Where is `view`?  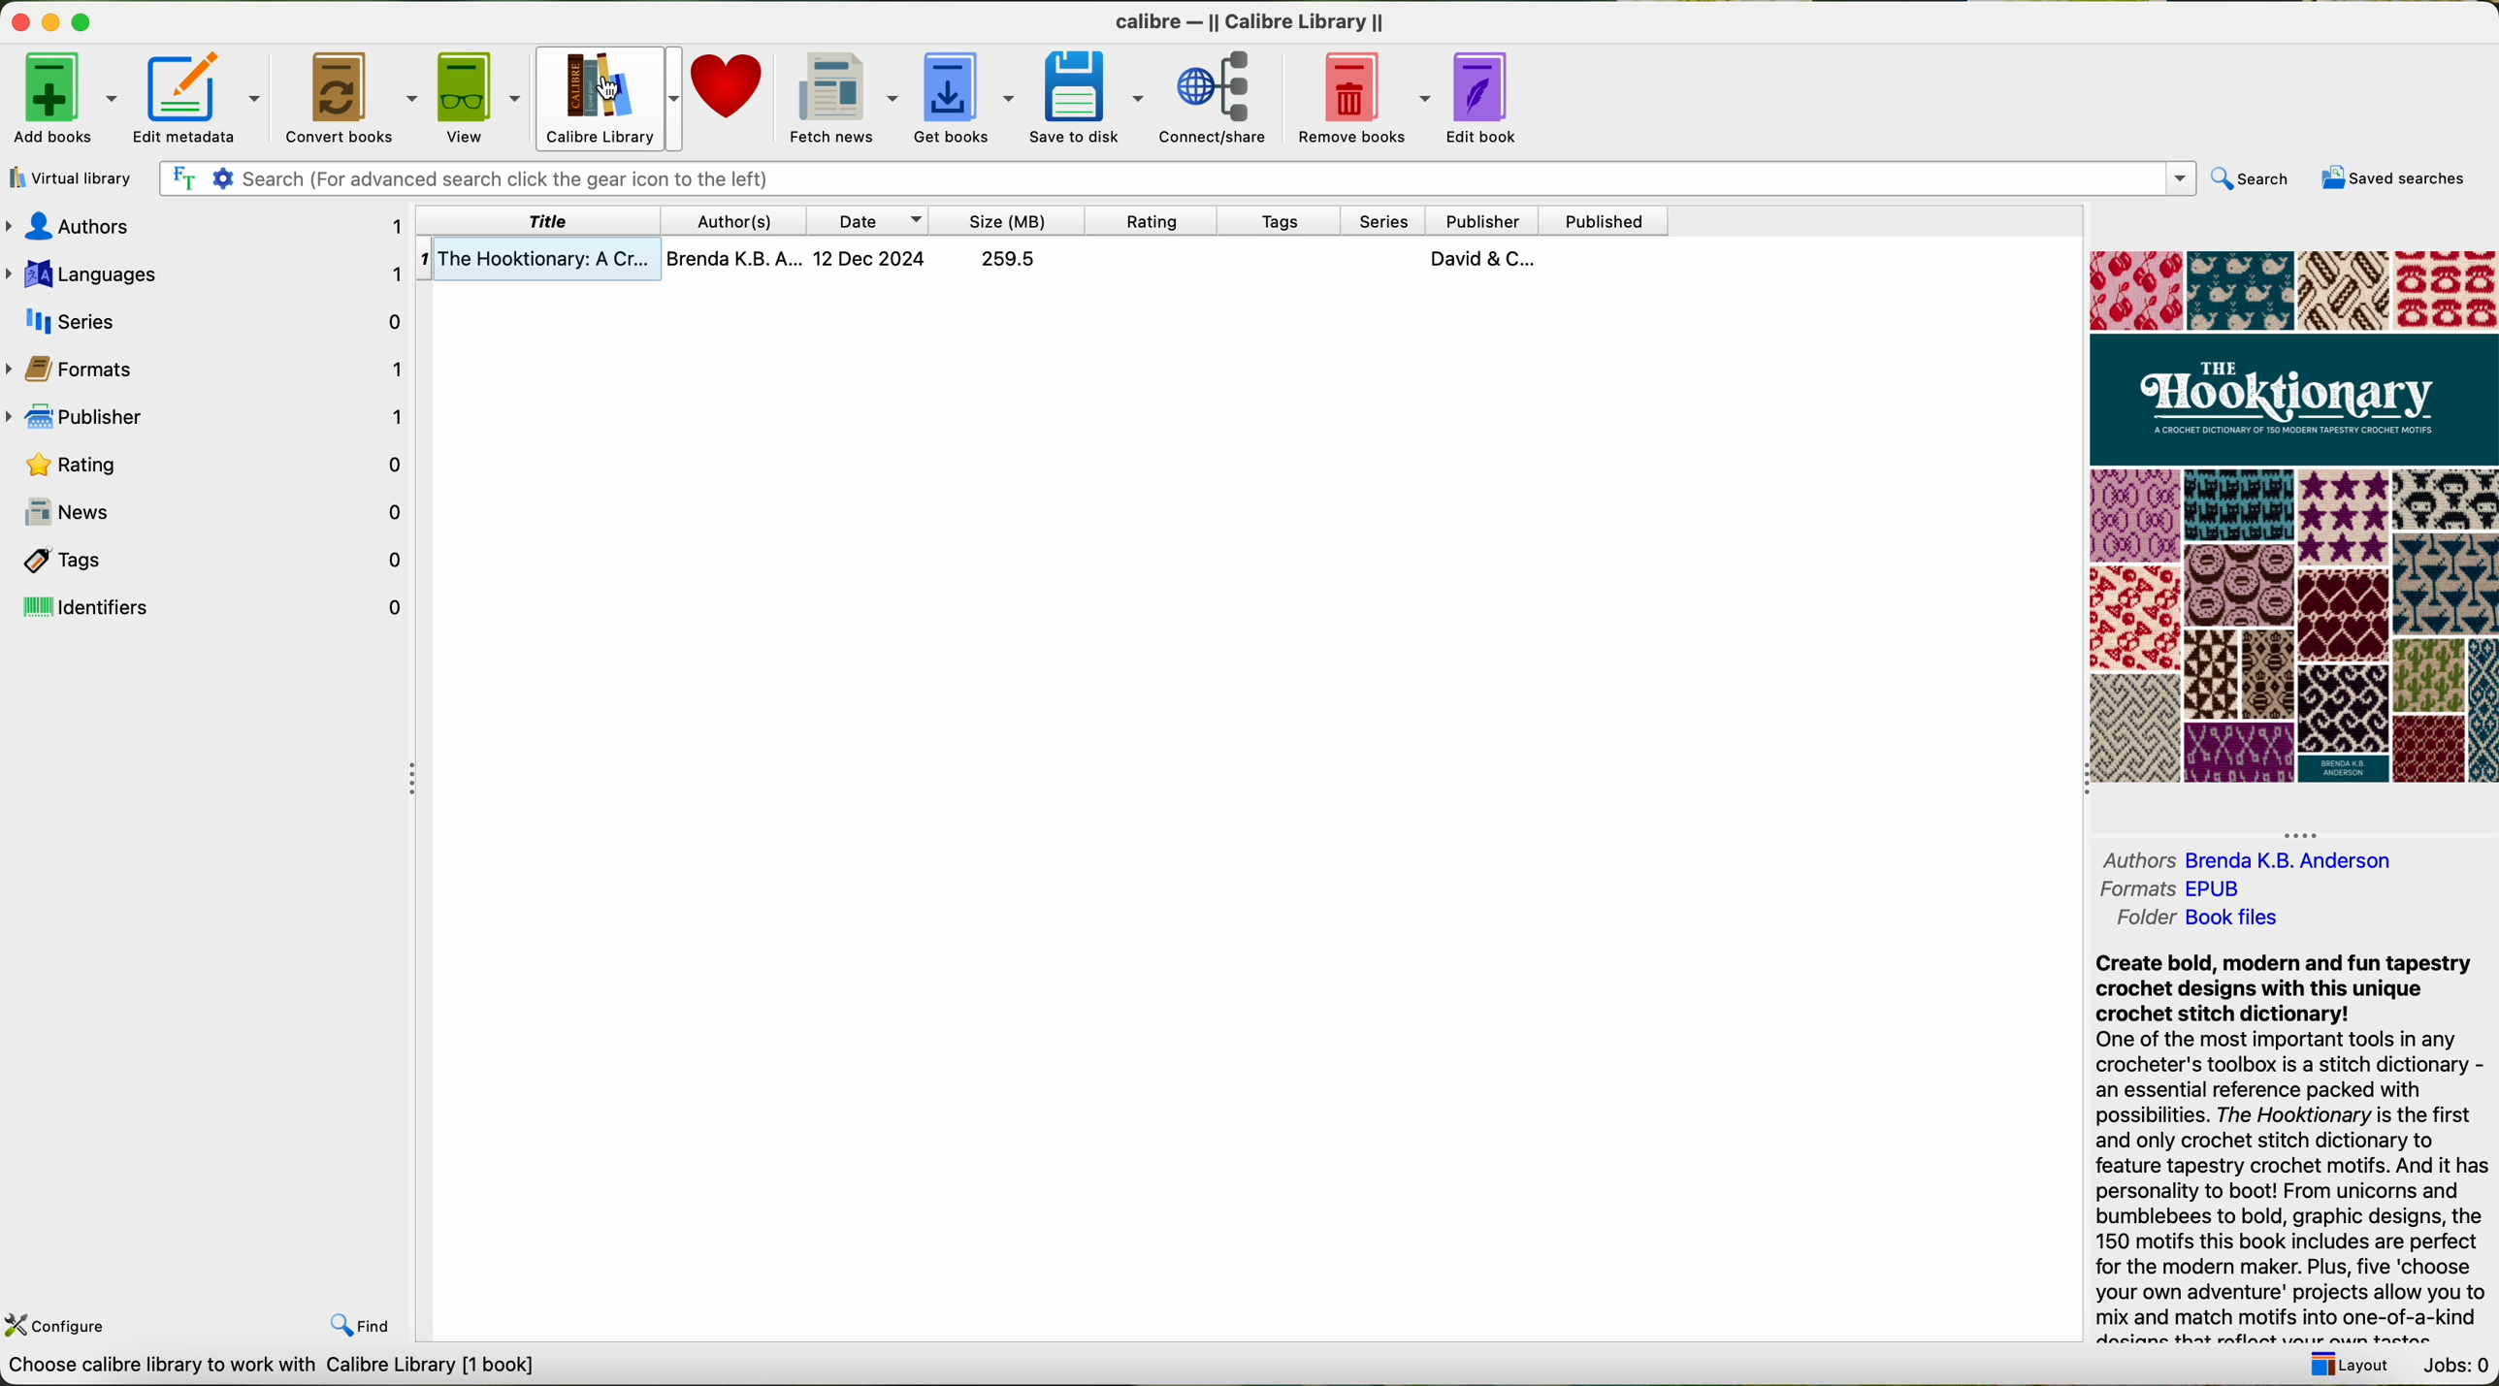 view is located at coordinates (476, 96).